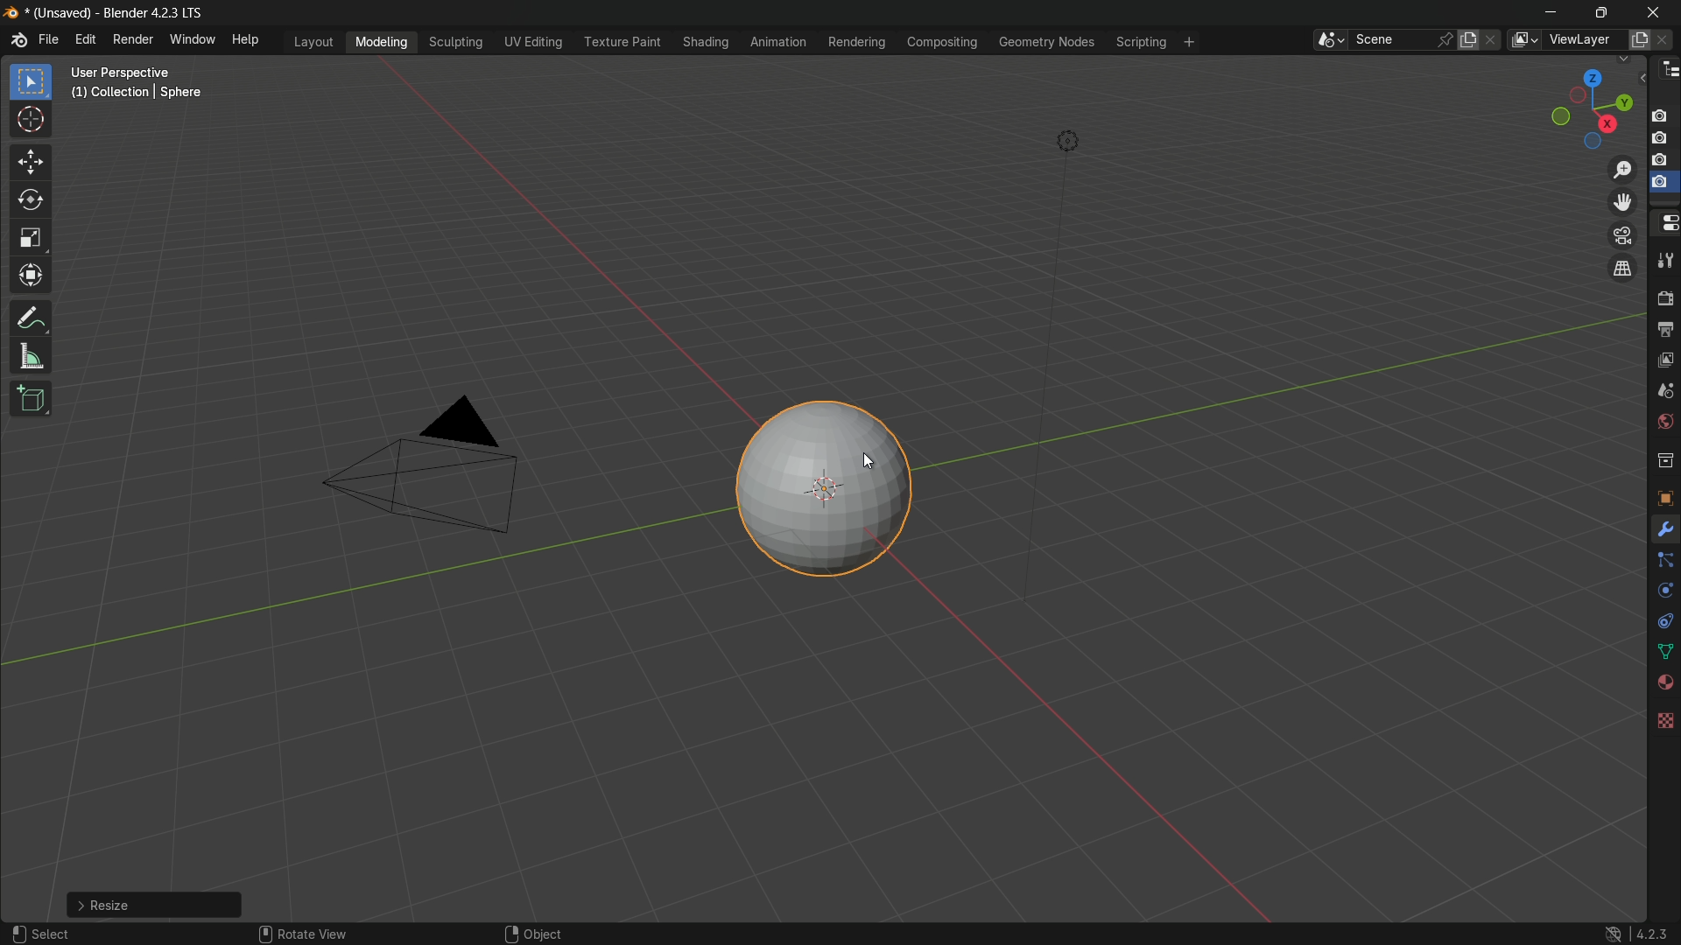 This screenshot has width=1681, height=945. I want to click on selected capture, so click(1662, 186).